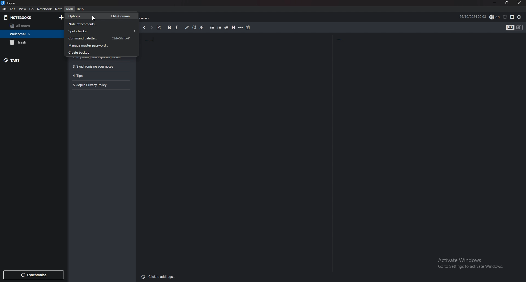 The height and width of the screenshot is (282, 526). What do you see at coordinates (5, 9) in the screenshot?
I see `file` at bounding box center [5, 9].